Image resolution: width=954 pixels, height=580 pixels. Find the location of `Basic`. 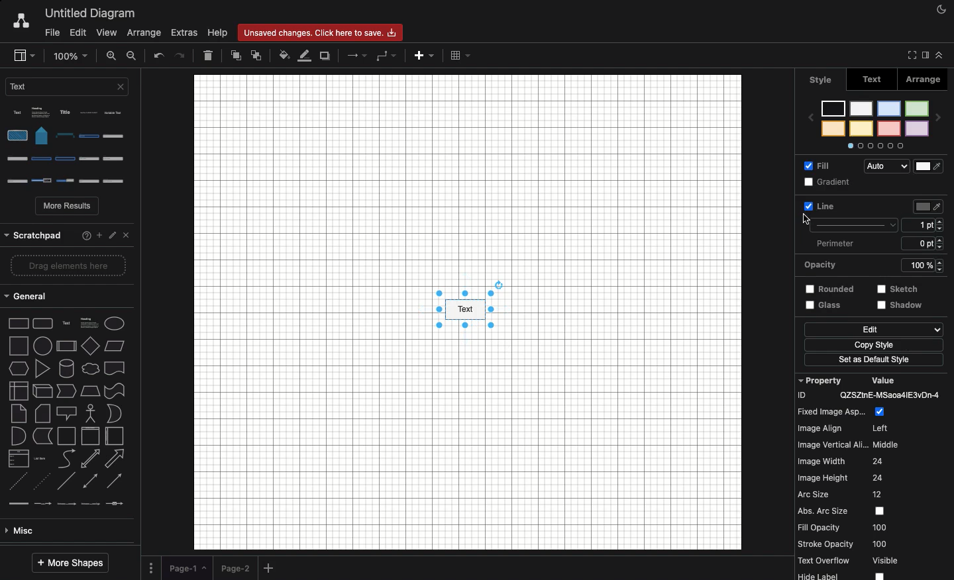

Basic is located at coordinates (67, 458).